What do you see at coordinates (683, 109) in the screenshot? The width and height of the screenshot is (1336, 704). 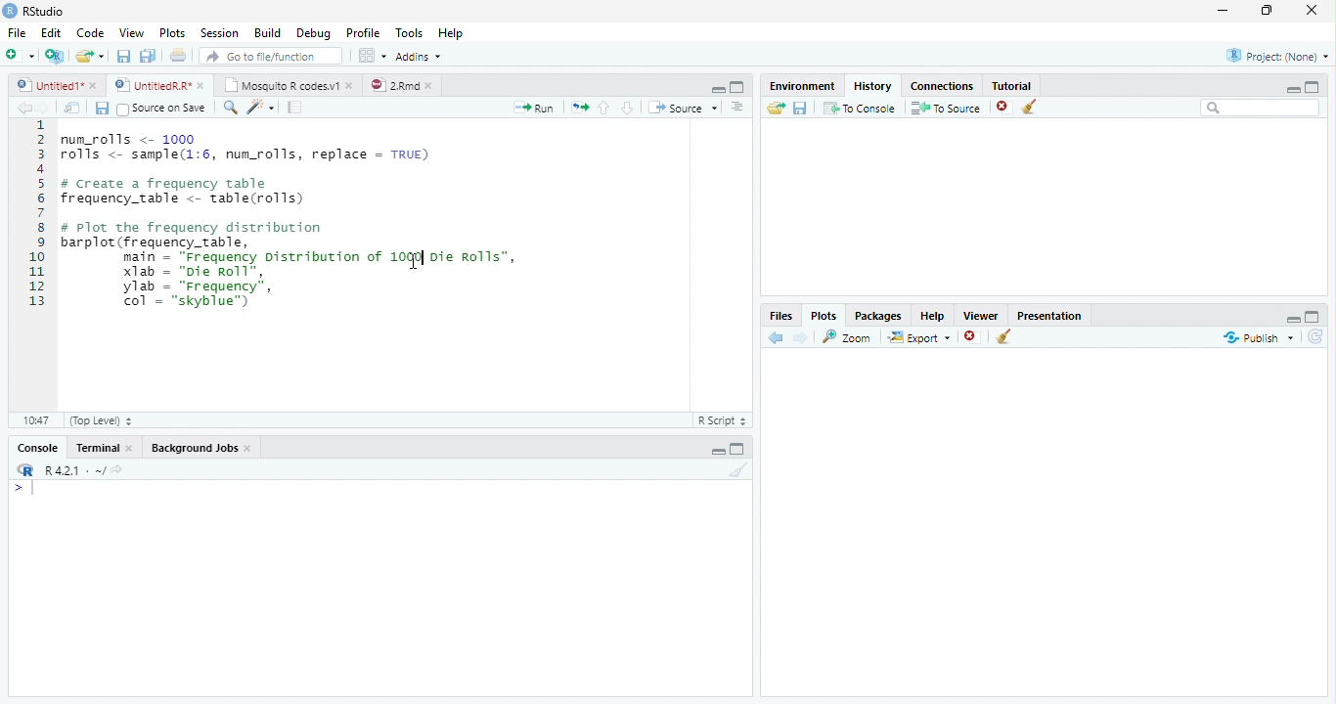 I see `Source` at bounding box center [683, 109].